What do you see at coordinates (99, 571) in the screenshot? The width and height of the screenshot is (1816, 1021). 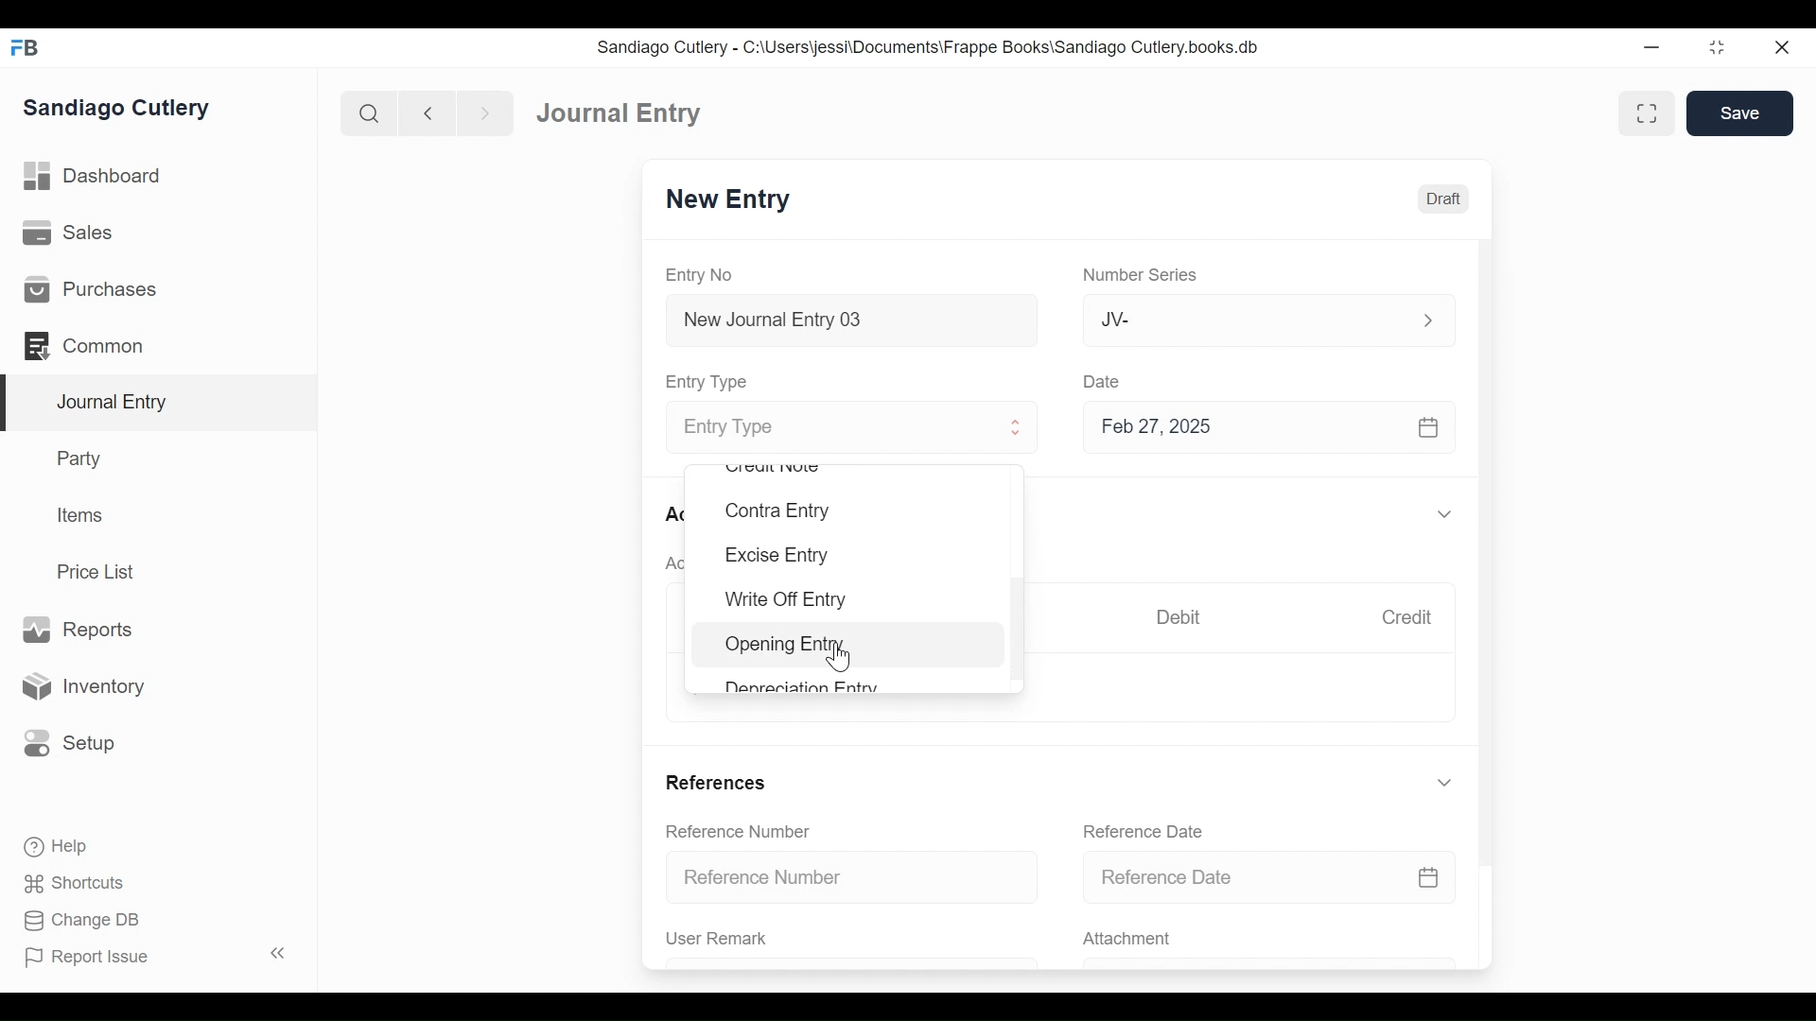 I see `Price List` at bounding box center [99, 571].